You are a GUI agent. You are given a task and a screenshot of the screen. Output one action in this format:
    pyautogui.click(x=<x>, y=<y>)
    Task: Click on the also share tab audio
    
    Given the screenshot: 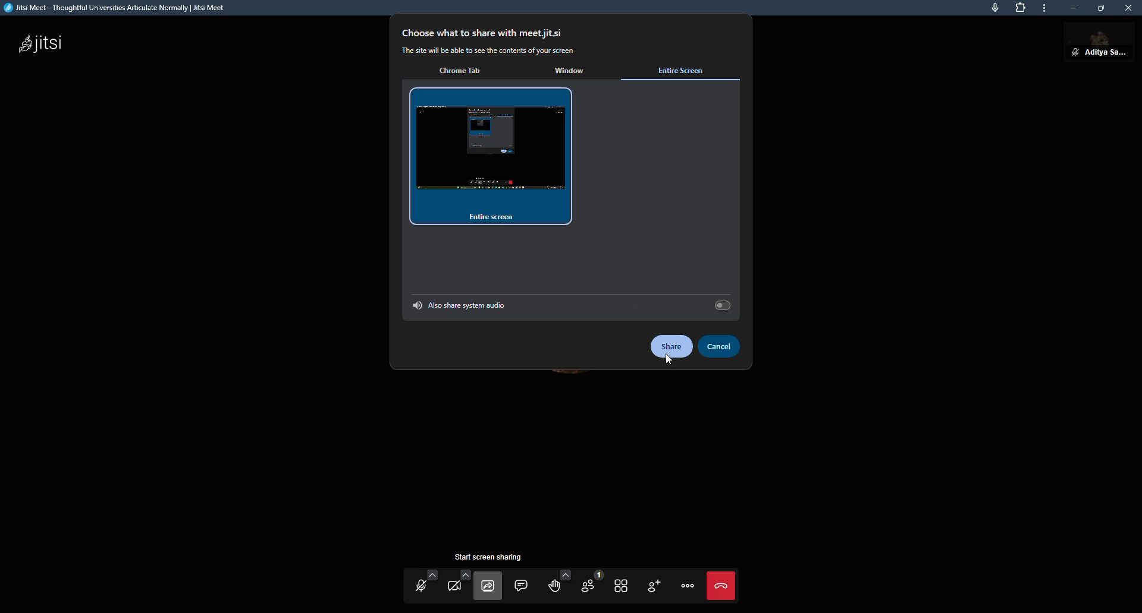 What is the action you would take?
    pyautogui.click(x=460, y=304)
    